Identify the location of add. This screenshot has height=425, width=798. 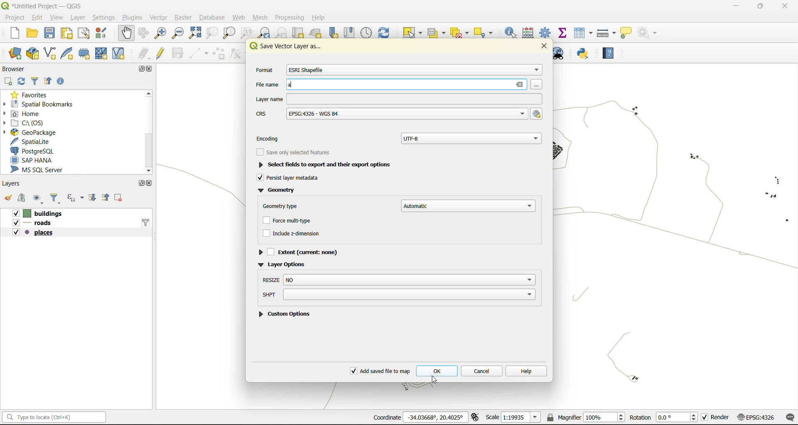
(24, 199).